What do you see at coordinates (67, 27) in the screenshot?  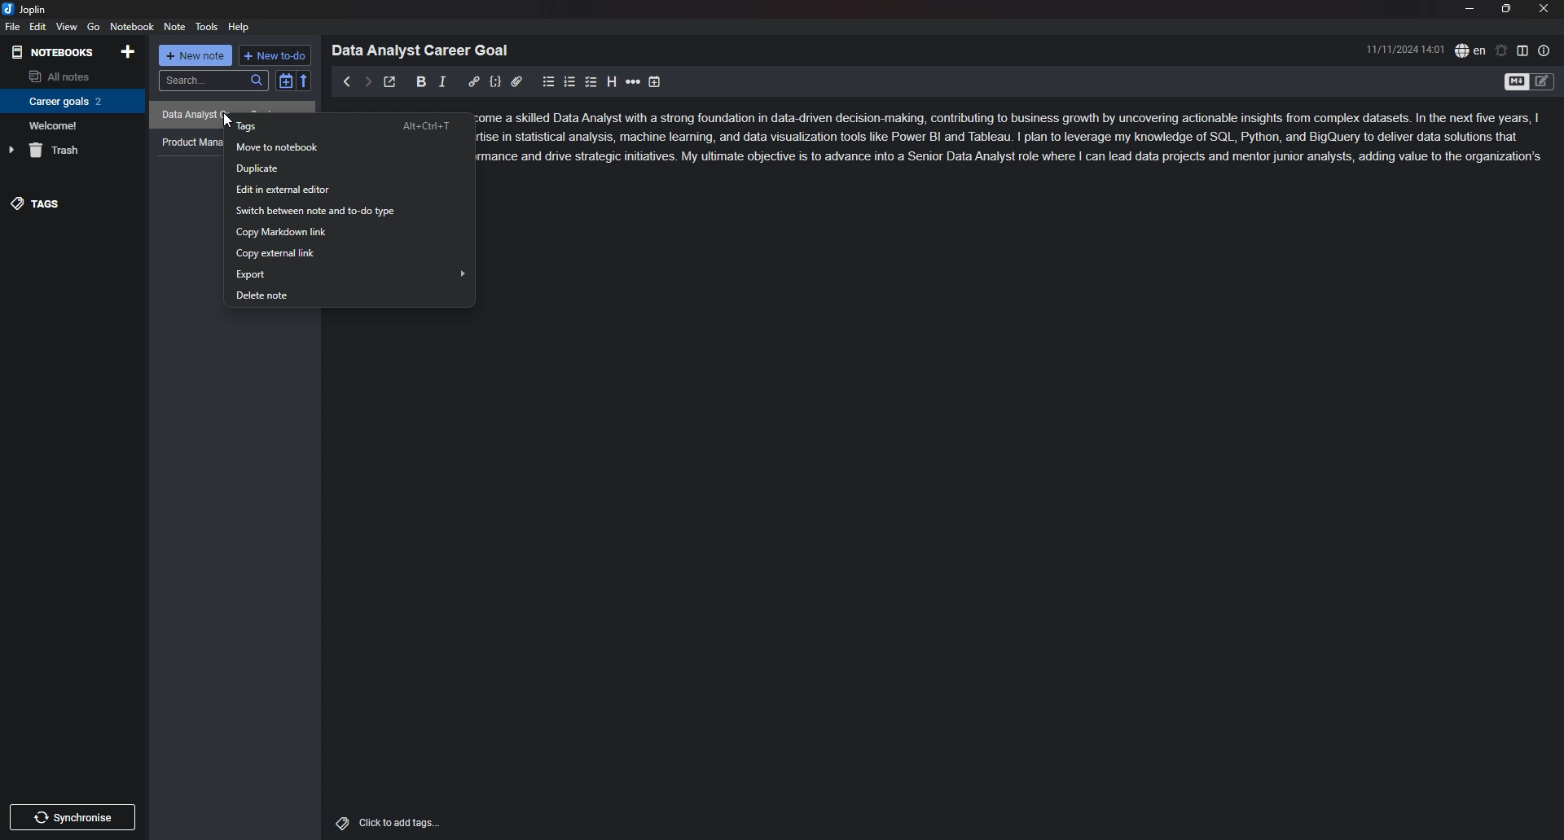 I see `view` at bounding box center [67, 27].